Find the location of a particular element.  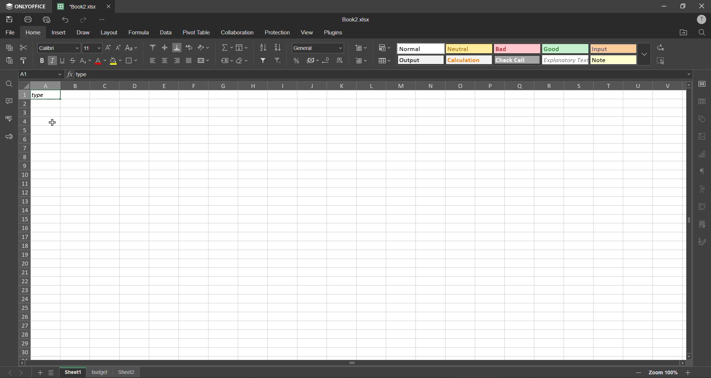

borders is located at coordinates (132, 61).